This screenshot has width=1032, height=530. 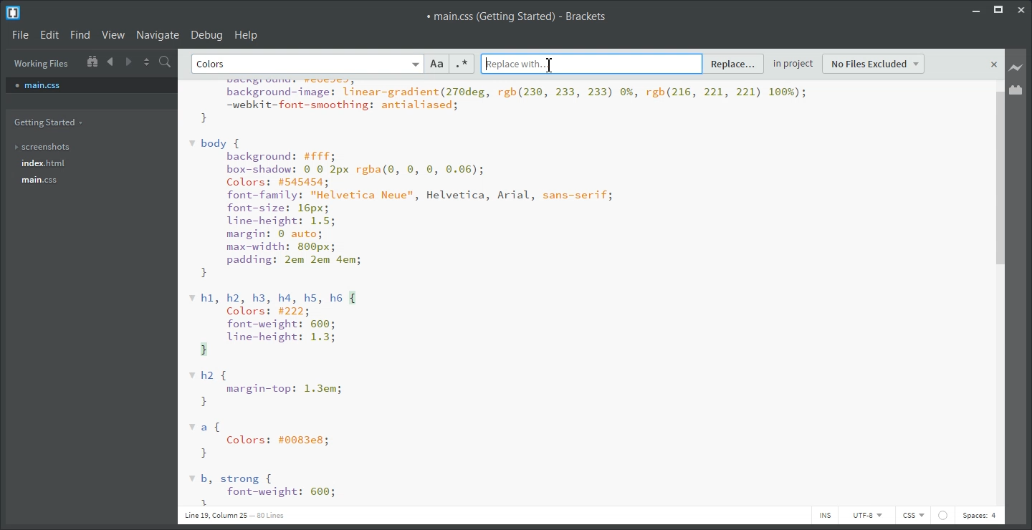 I want to click on INS, so click(x=824, y=515).